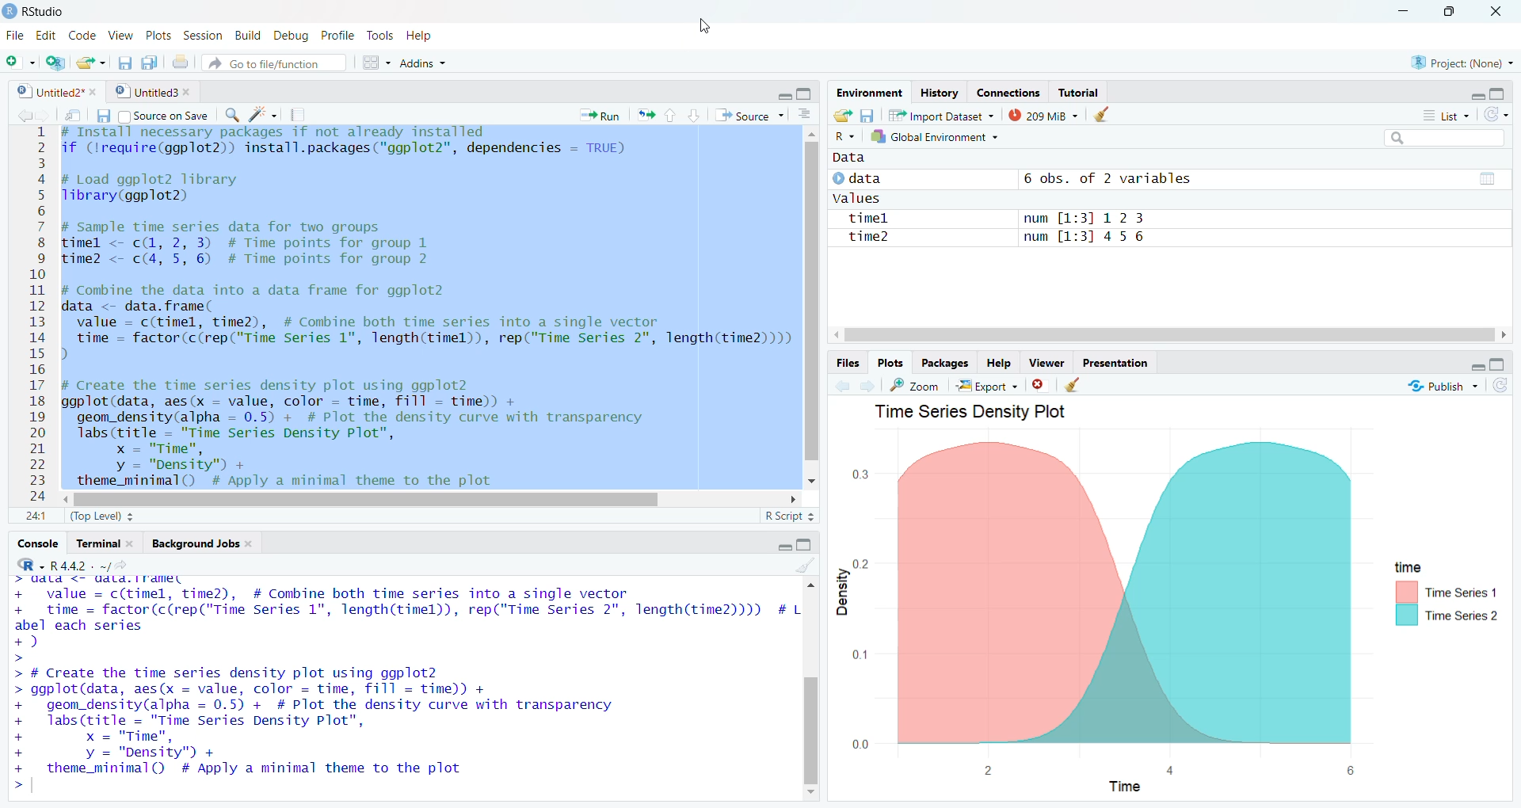 The width and height of the screenshot is (1521, 808). What do you see at coordinates (811, 690) in the screenshot?
I see `Scroll` at bounding box center [811, 690].